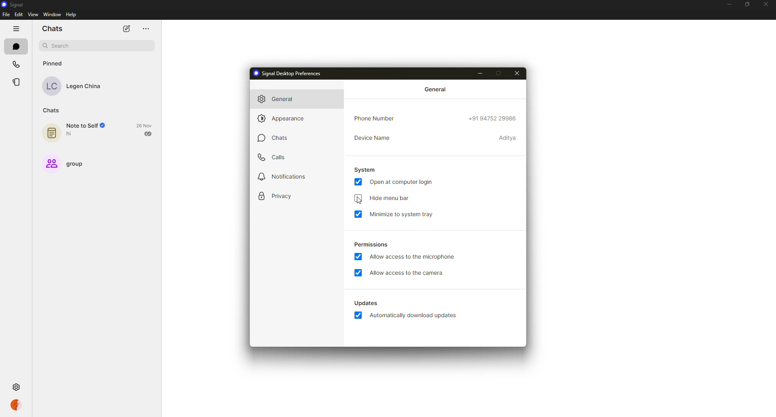 Image resolution: width=776 pixels, height=417 pixels. What do you see at coordinates (358, 273) in the screenshot?
I see `enabled` at bounding box center [358, 273].